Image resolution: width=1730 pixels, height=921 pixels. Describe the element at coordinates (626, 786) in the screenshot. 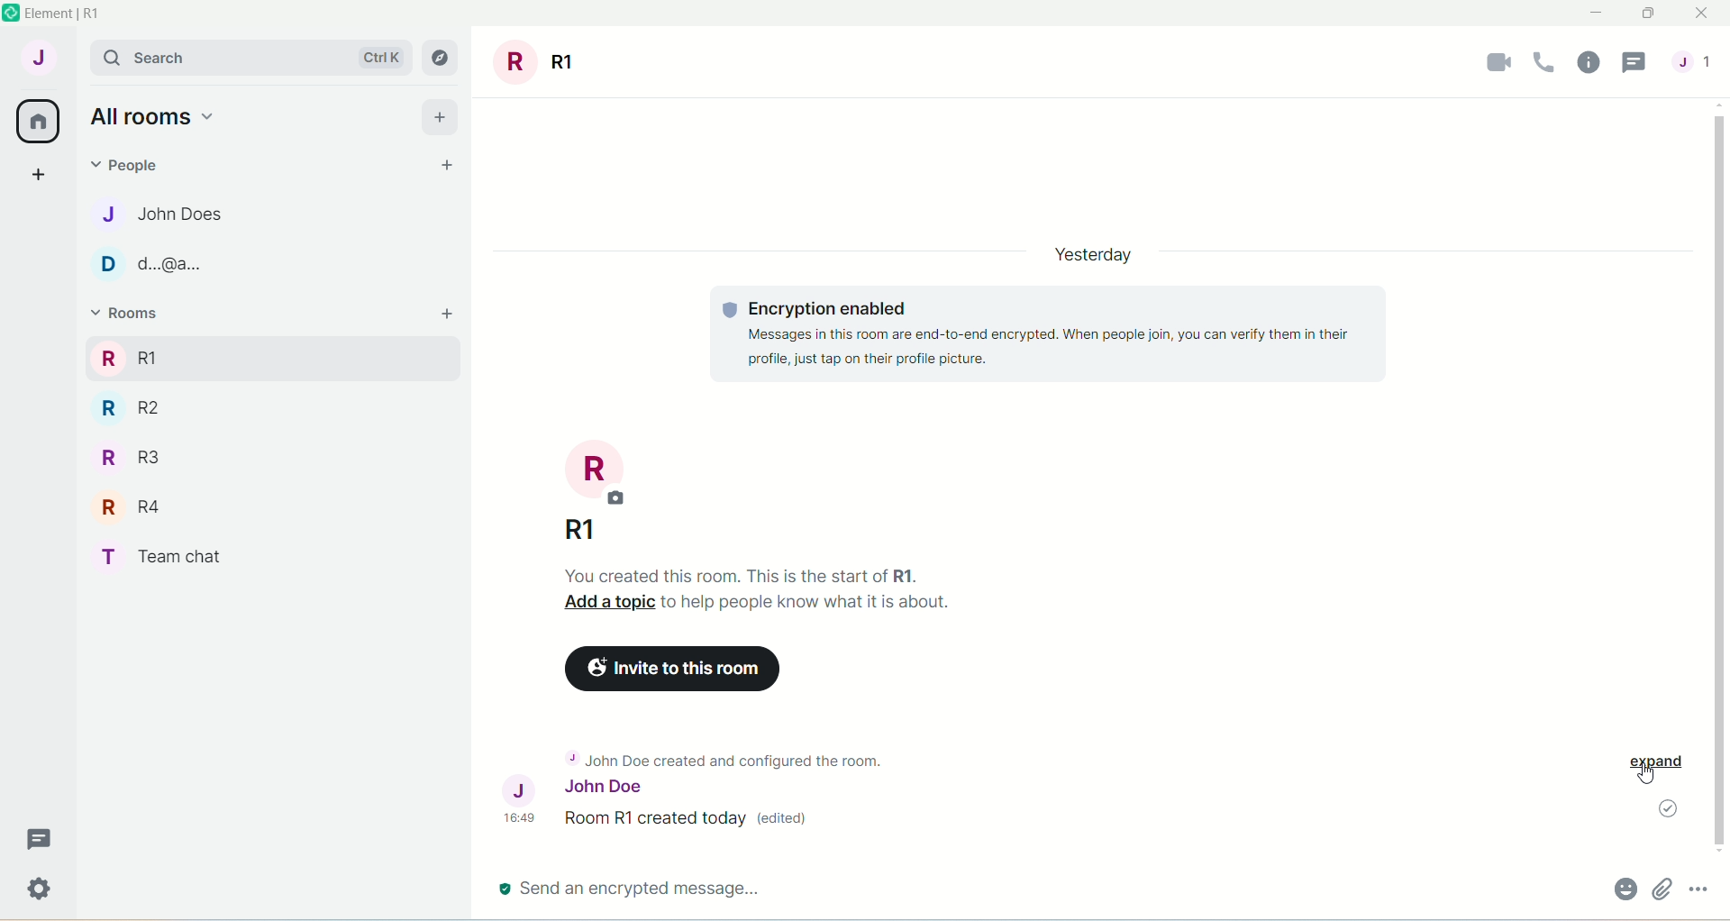

I see `John Doe` at that location.